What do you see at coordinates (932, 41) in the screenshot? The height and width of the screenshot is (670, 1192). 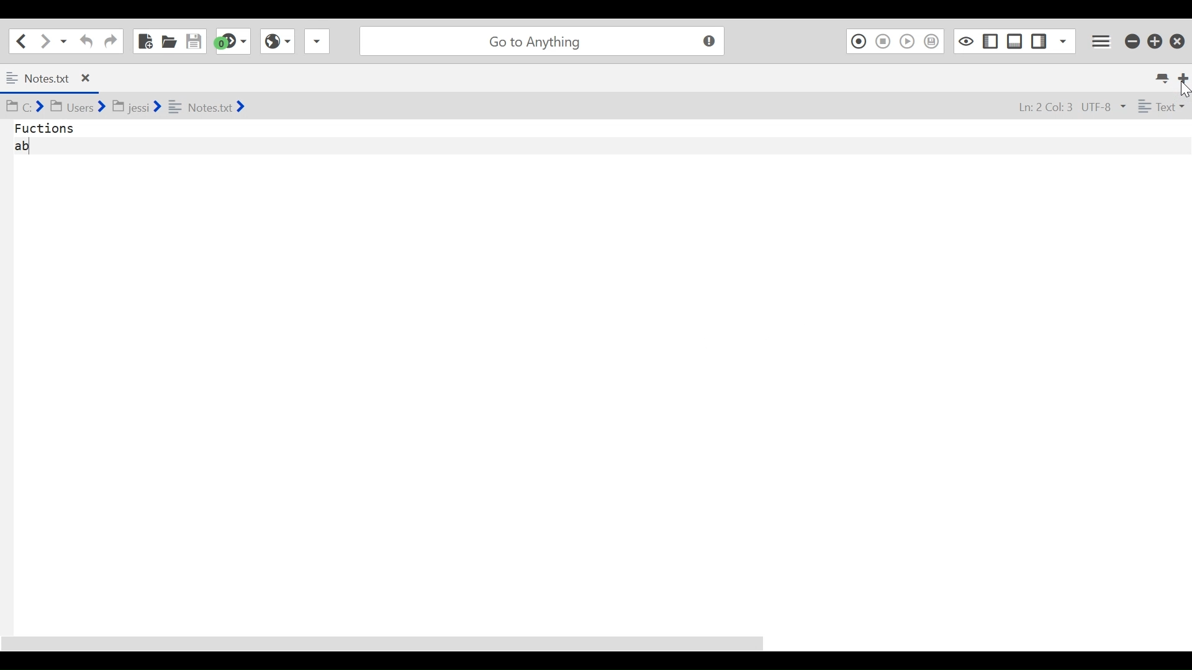 I see `Save Macro to Toolbox as Superscript` at bounding box center [932, 41].